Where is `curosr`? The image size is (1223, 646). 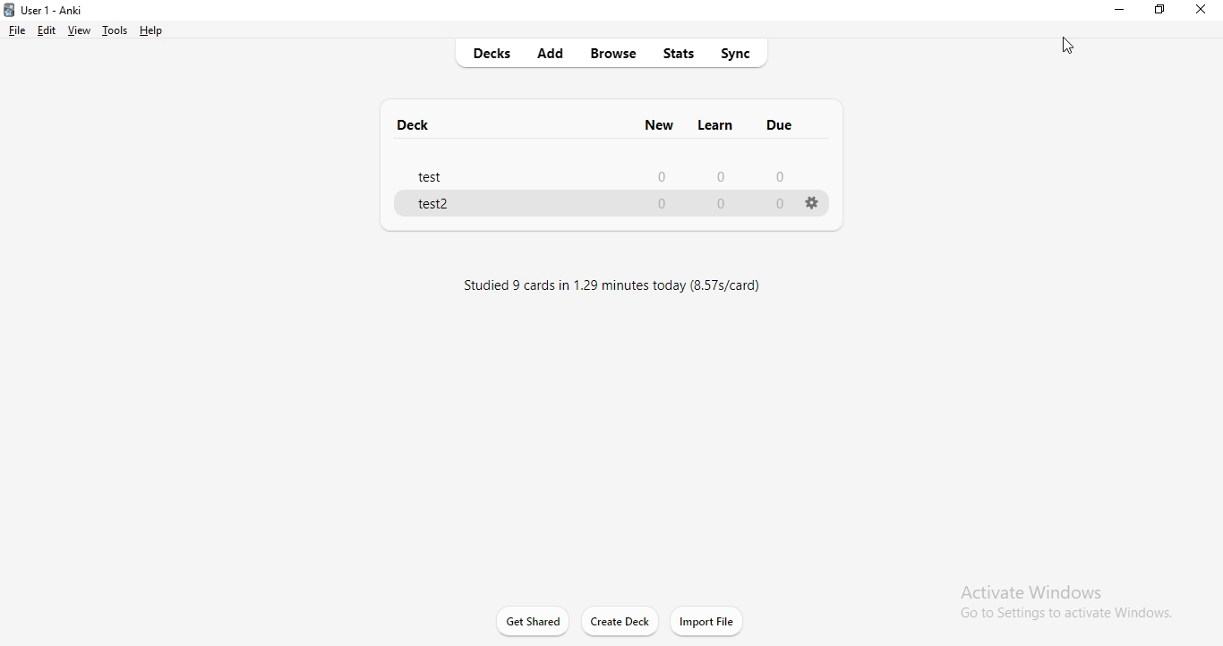 curosr is located at coordinates (1064, 45).